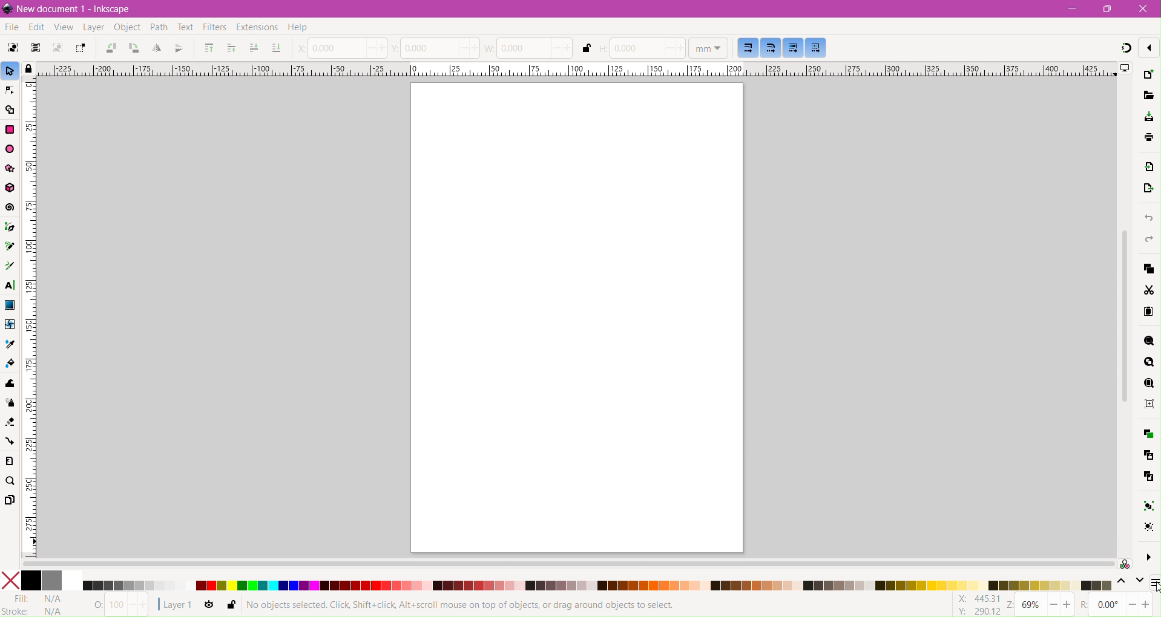 The height and width of the screenshot is (617, 1161). I want to click on Restore Down, so click(1111, 8).